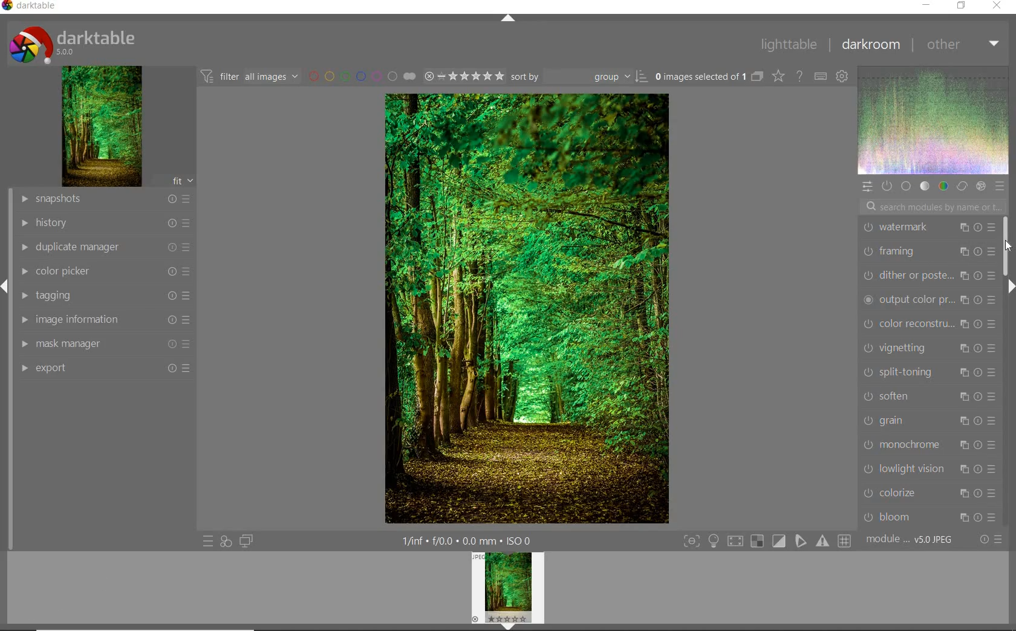 The height and width of the screenshot is (631, 1016). Describe the element at coordinates (249, 76) in the screenshot. I see `FILTER IMAGES` at that location.